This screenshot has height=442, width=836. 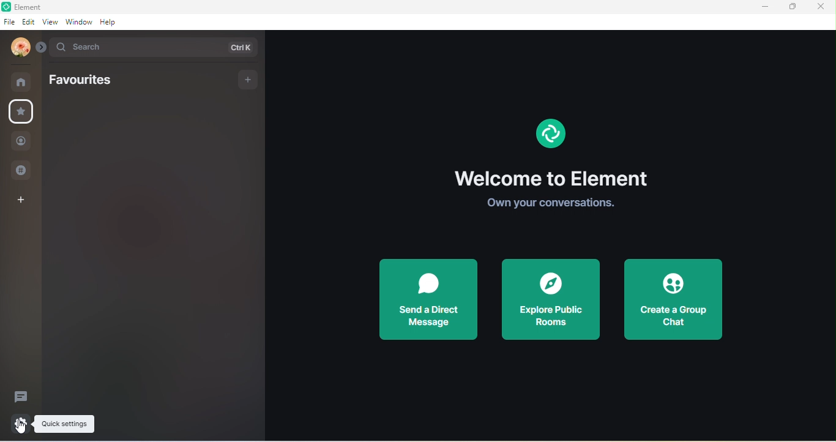 I want to click on window, so click(x=79, y=21).